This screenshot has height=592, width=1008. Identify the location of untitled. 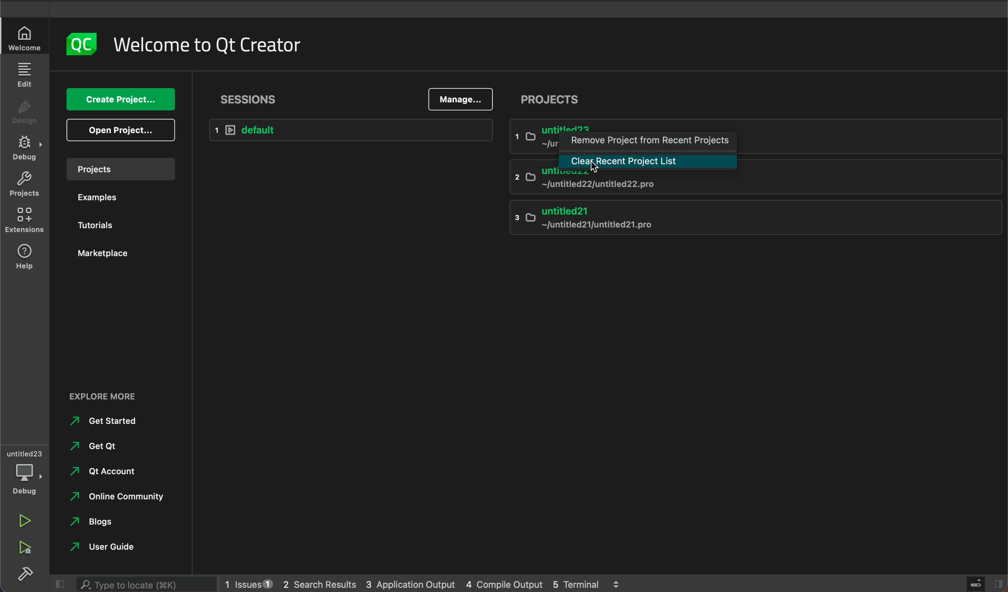
(754, 217).